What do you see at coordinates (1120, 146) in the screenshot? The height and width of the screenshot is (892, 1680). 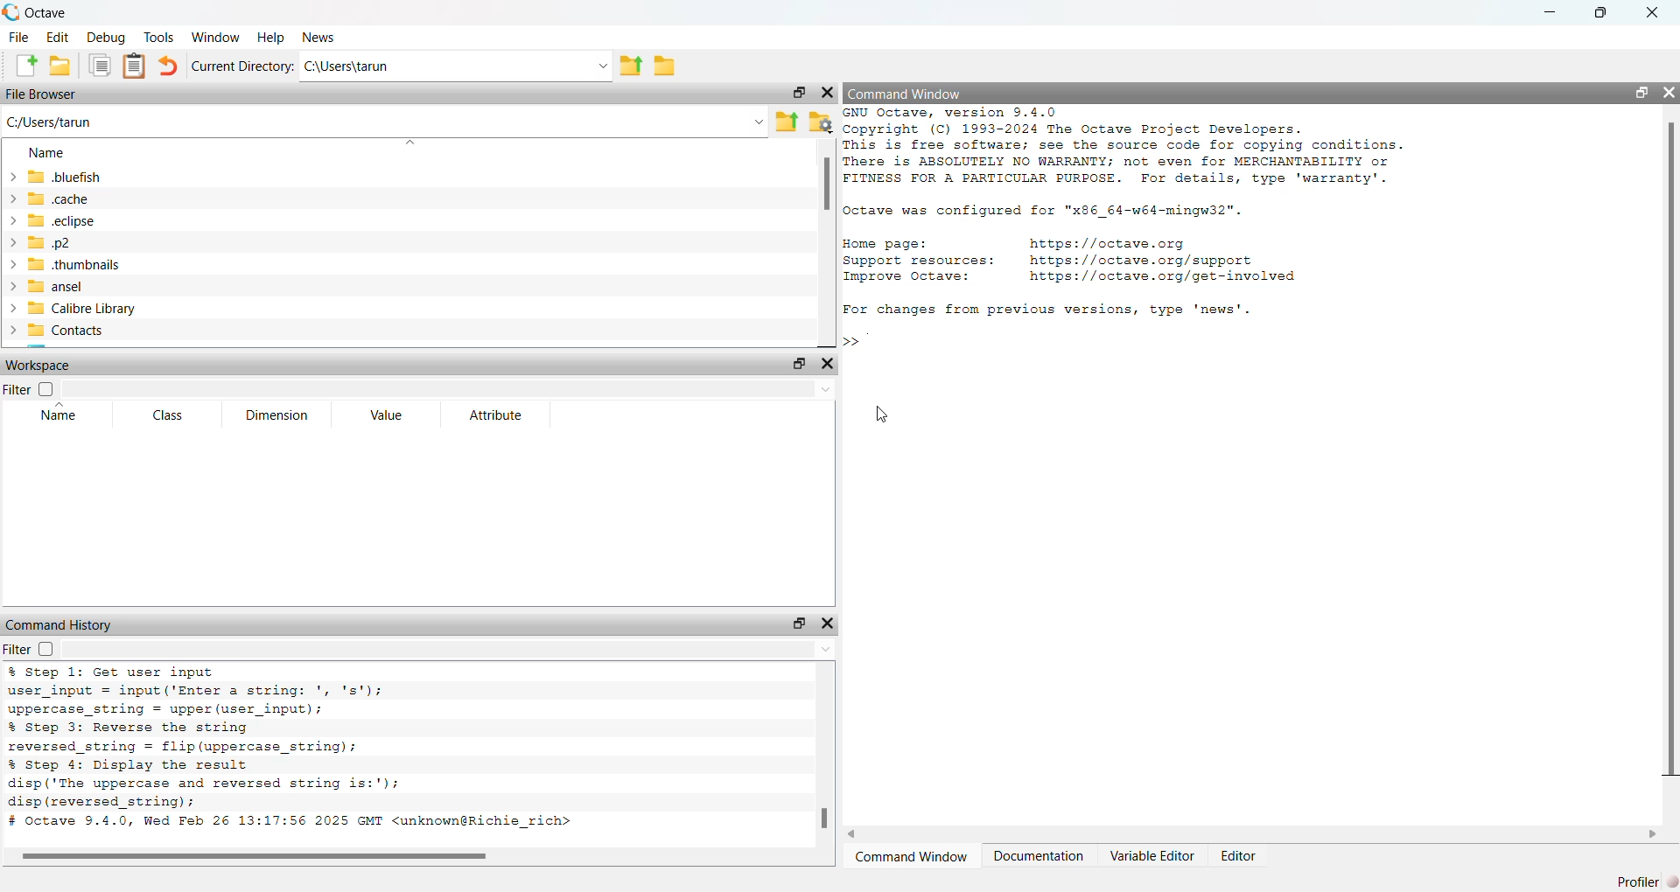 I see `details of octave version and copyright` at bounding box center [1120, 146].